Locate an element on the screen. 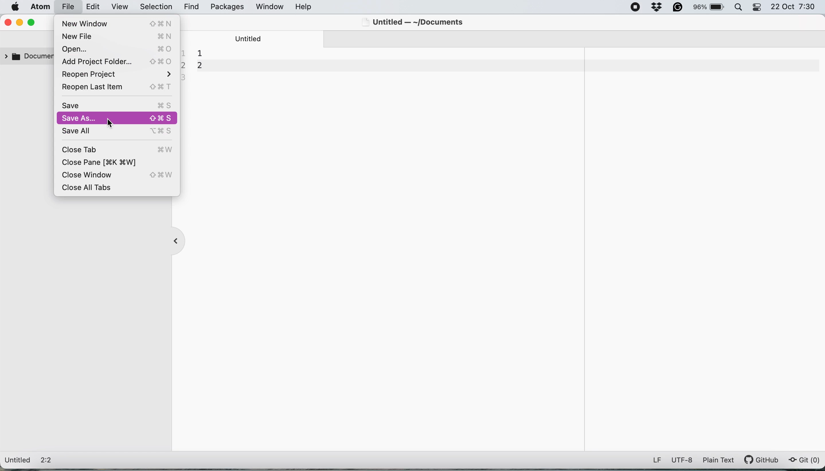  New File is located at coordinates (116, 35).